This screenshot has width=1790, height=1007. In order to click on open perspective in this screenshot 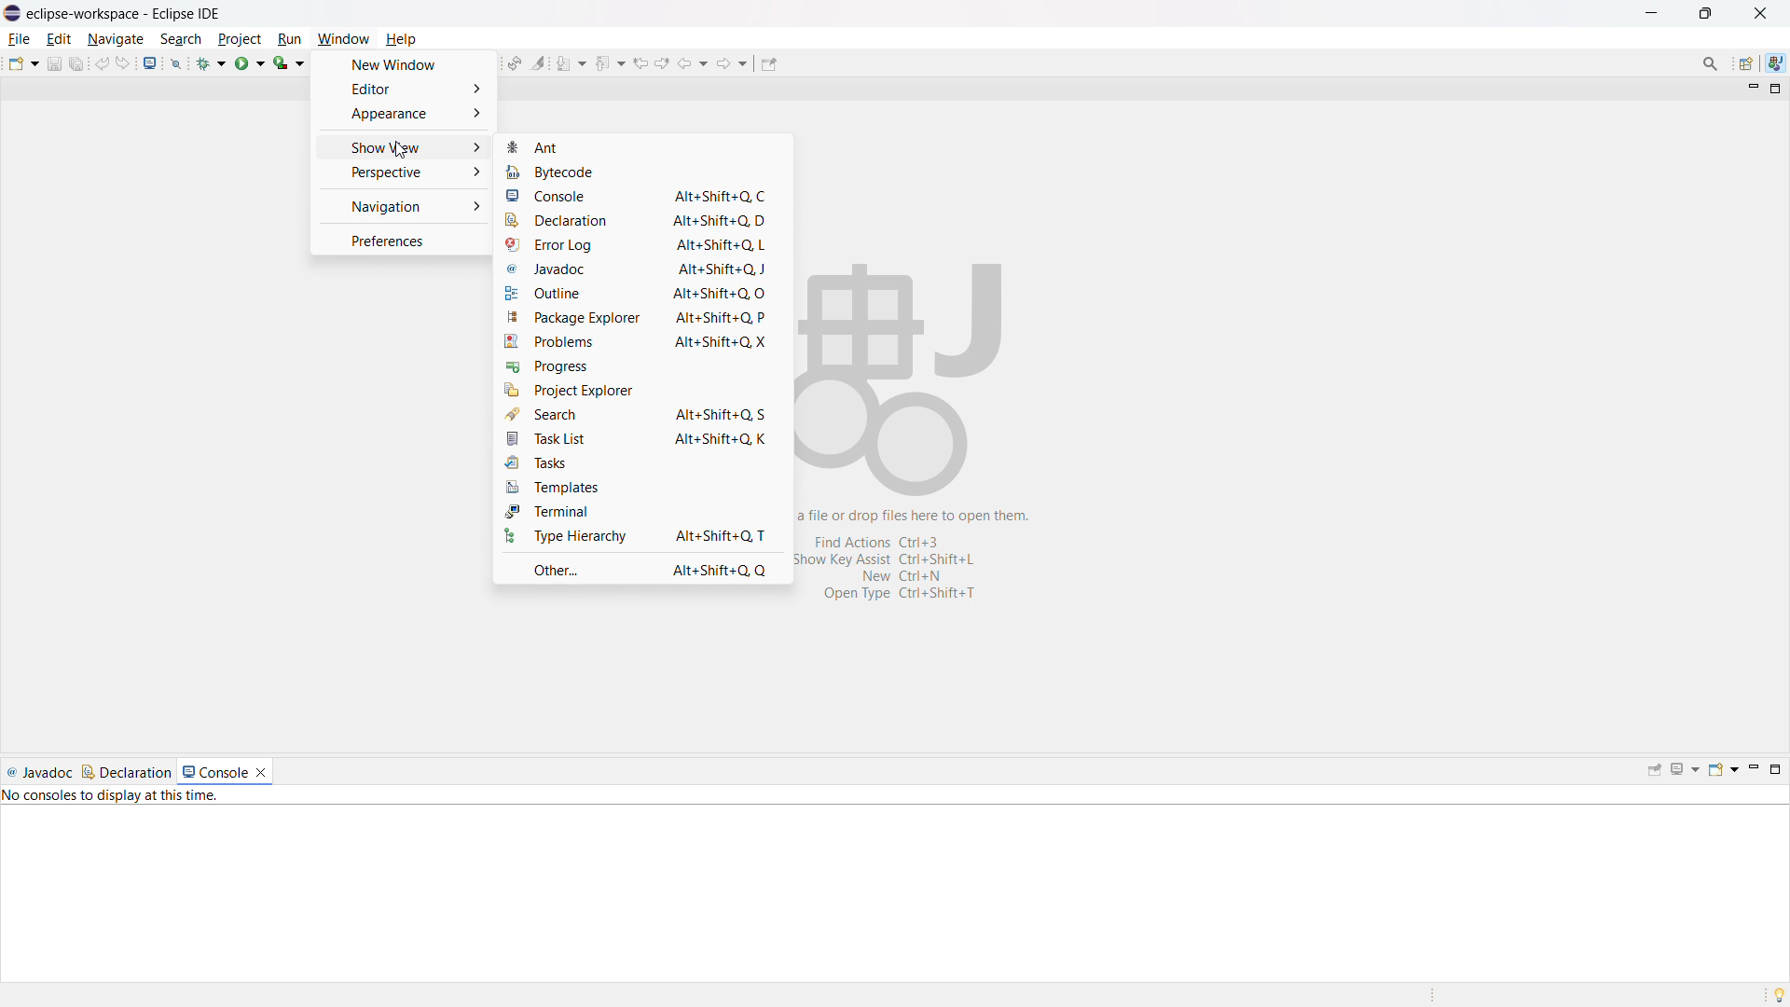, I will do `click(1747, 63)`.